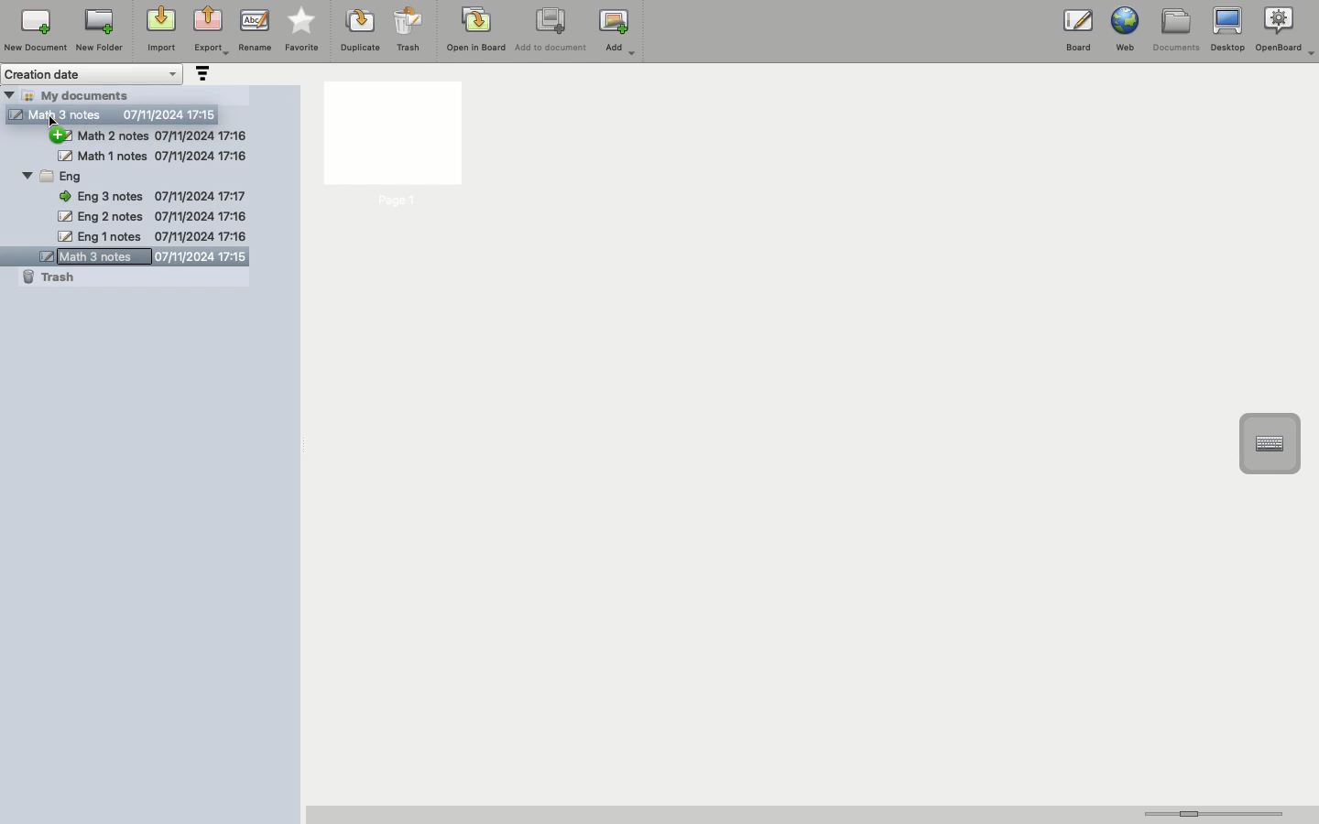 This screenshot has height=824, width=1319. Describe the element at coordinates (619, 32) in the screenshot. I see `Ad` at that location.